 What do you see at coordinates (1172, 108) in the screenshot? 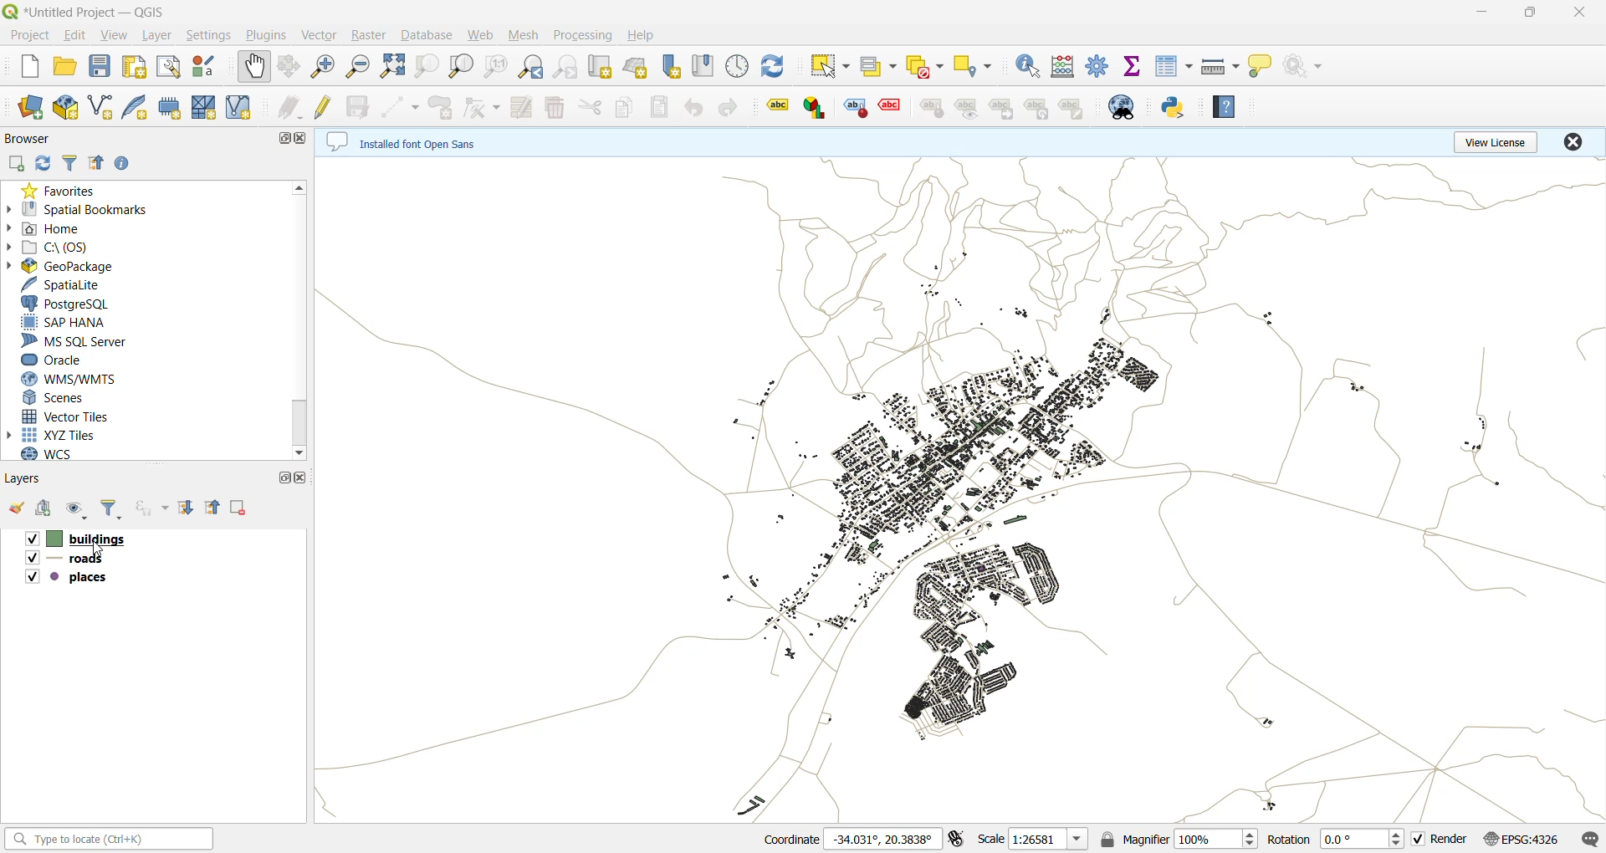
I see `python` at bounding box center [1172, 108].